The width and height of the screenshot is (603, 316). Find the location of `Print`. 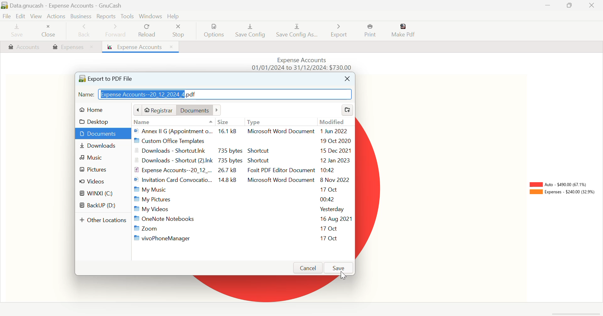

Print is located at coordinates (371, 31).